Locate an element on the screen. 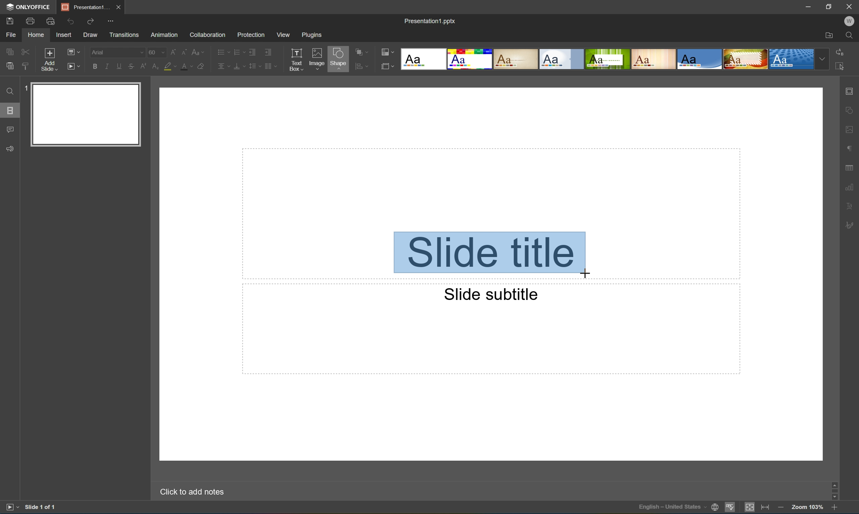 This screenshot has height=514, width=859. Zoom in is located at coordinates (834, 508).